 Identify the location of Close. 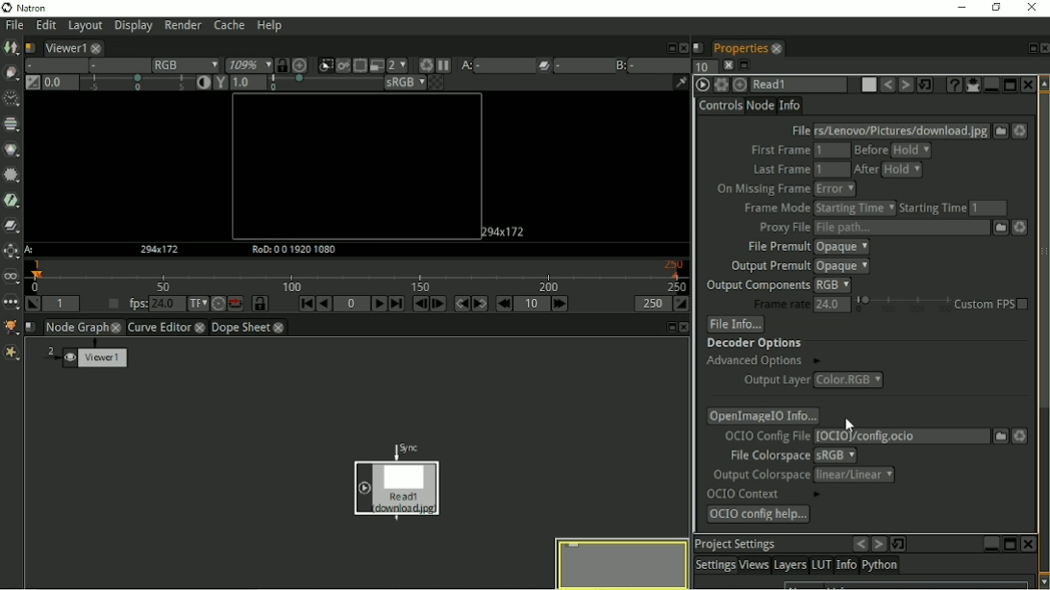
(1030, 86).